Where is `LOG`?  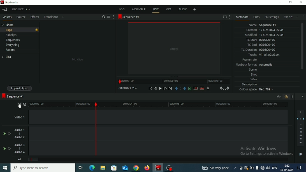 LOG is located at coordinates (121, 9).